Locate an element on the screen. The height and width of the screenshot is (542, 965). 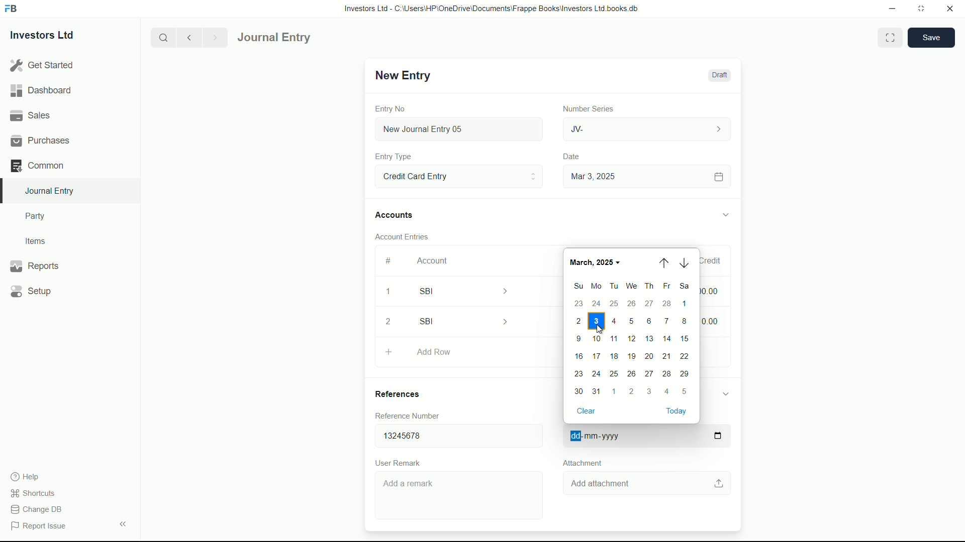
minimize is located at coordinates (890, 8).